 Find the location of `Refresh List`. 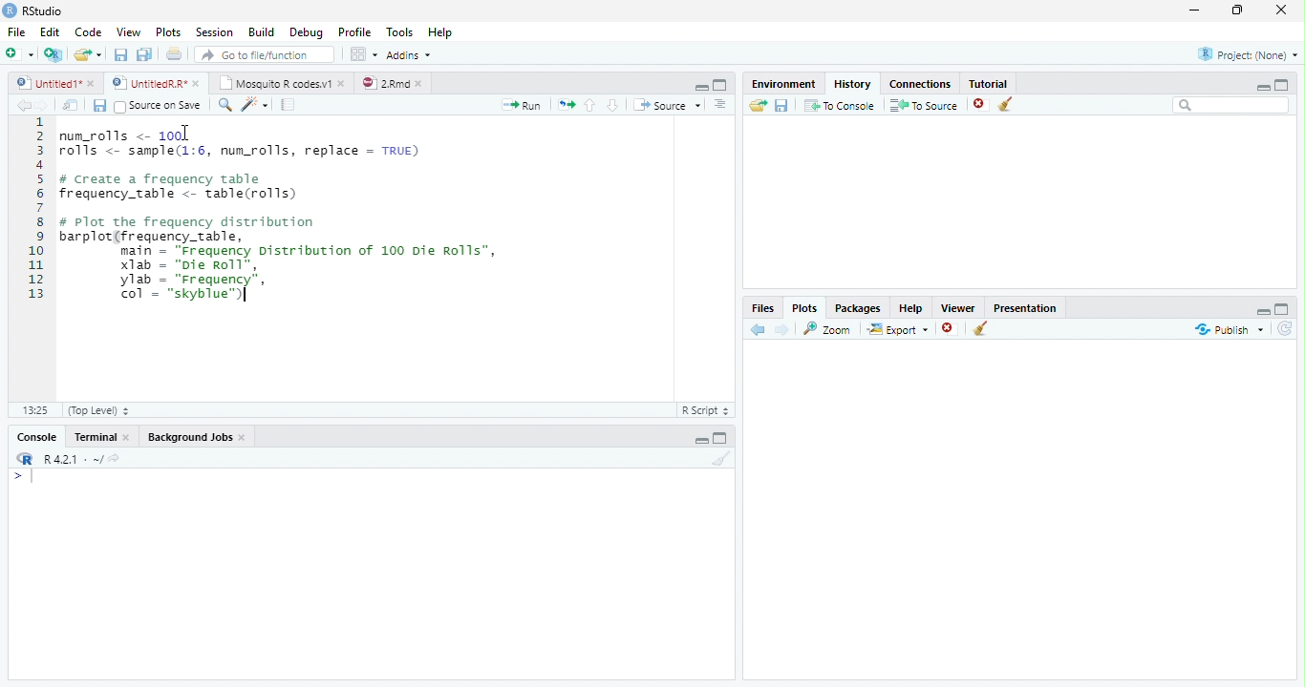

Refresh List is located at coordinates (1284, 329).